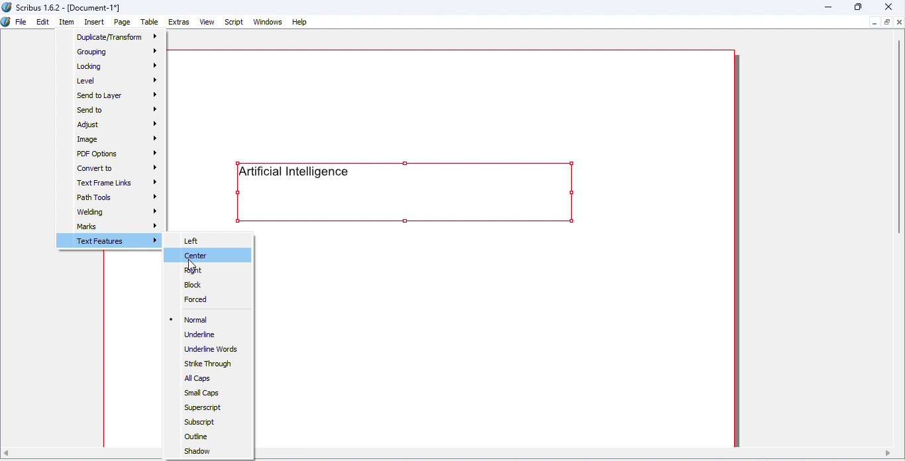 The height and width of the screenshot is (461, 905). I want to click on Maximize, so click(887, 23).